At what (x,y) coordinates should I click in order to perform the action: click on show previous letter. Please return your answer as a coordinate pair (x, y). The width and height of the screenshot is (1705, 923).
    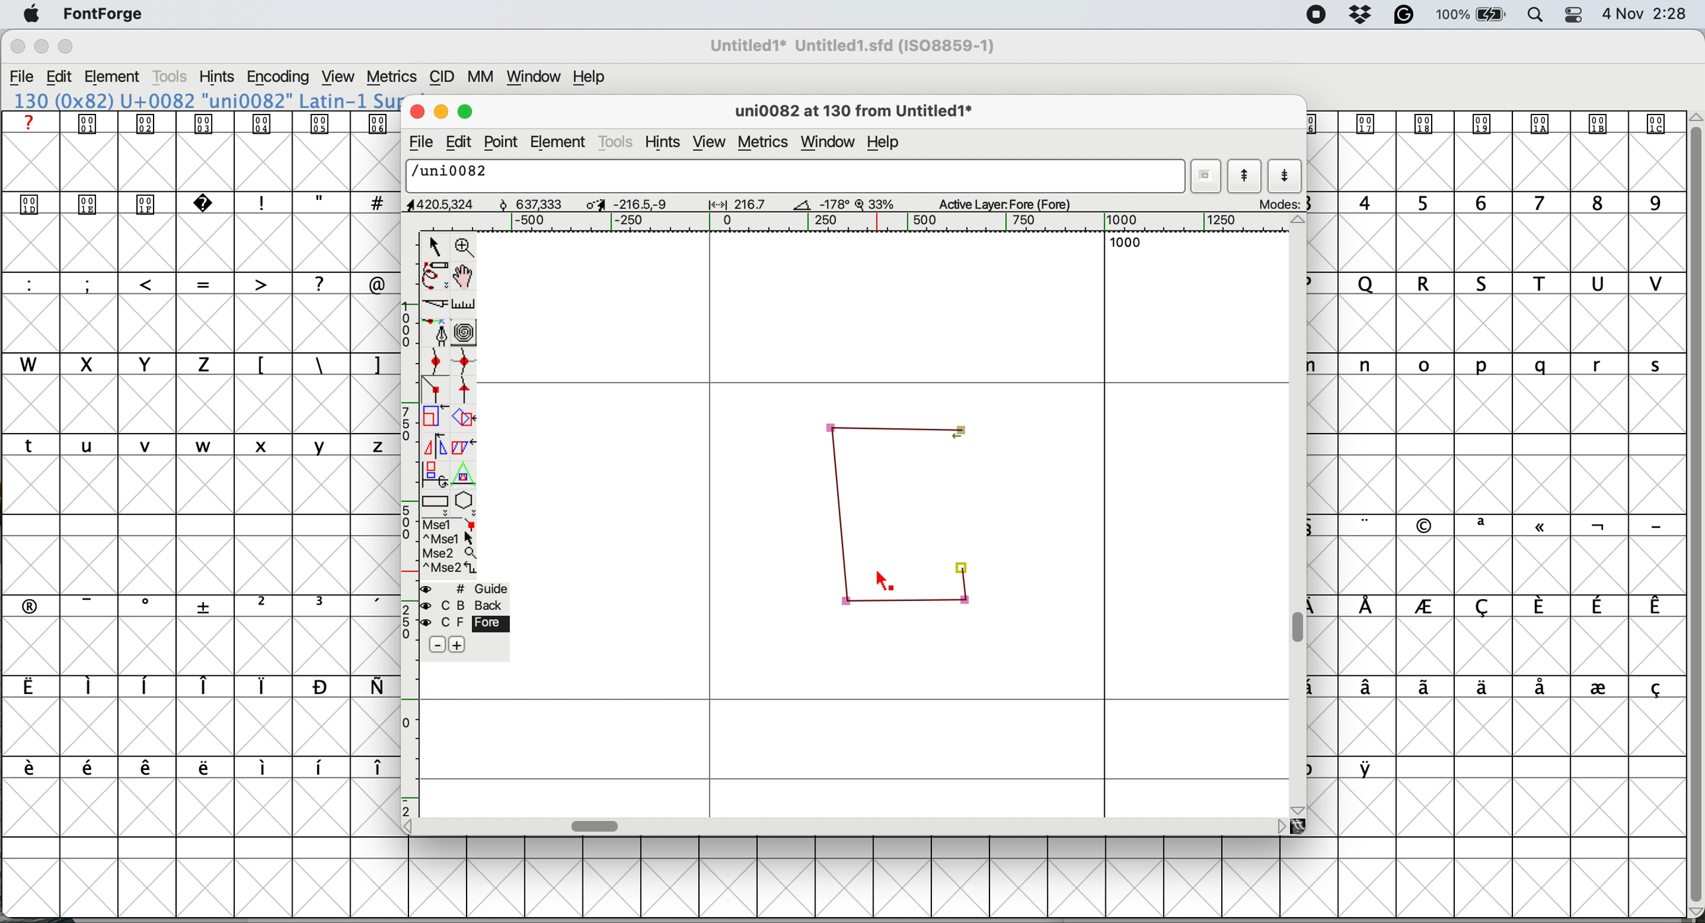
    Looking at the image, I should click on (1247, 175).